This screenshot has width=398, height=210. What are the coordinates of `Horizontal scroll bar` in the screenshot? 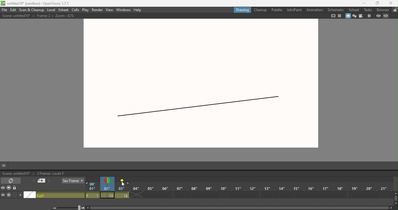 It's located at (240, 207).